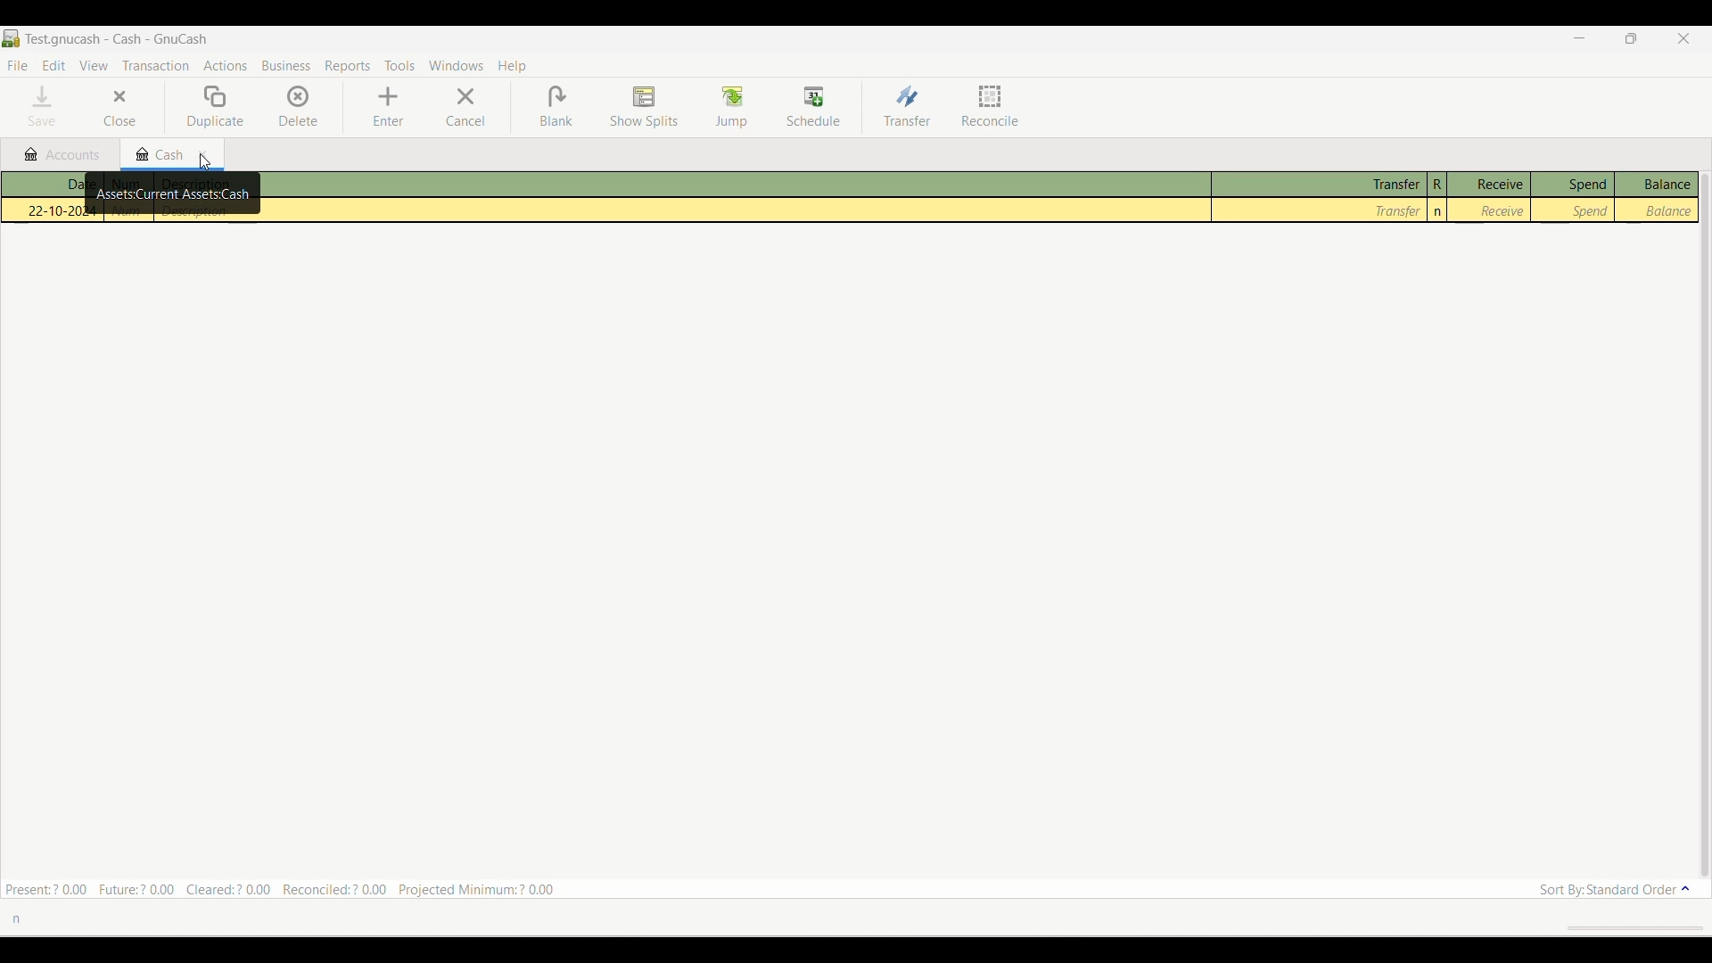 The image size is (1712, 963). I want to click on Business, so click(286, 65).